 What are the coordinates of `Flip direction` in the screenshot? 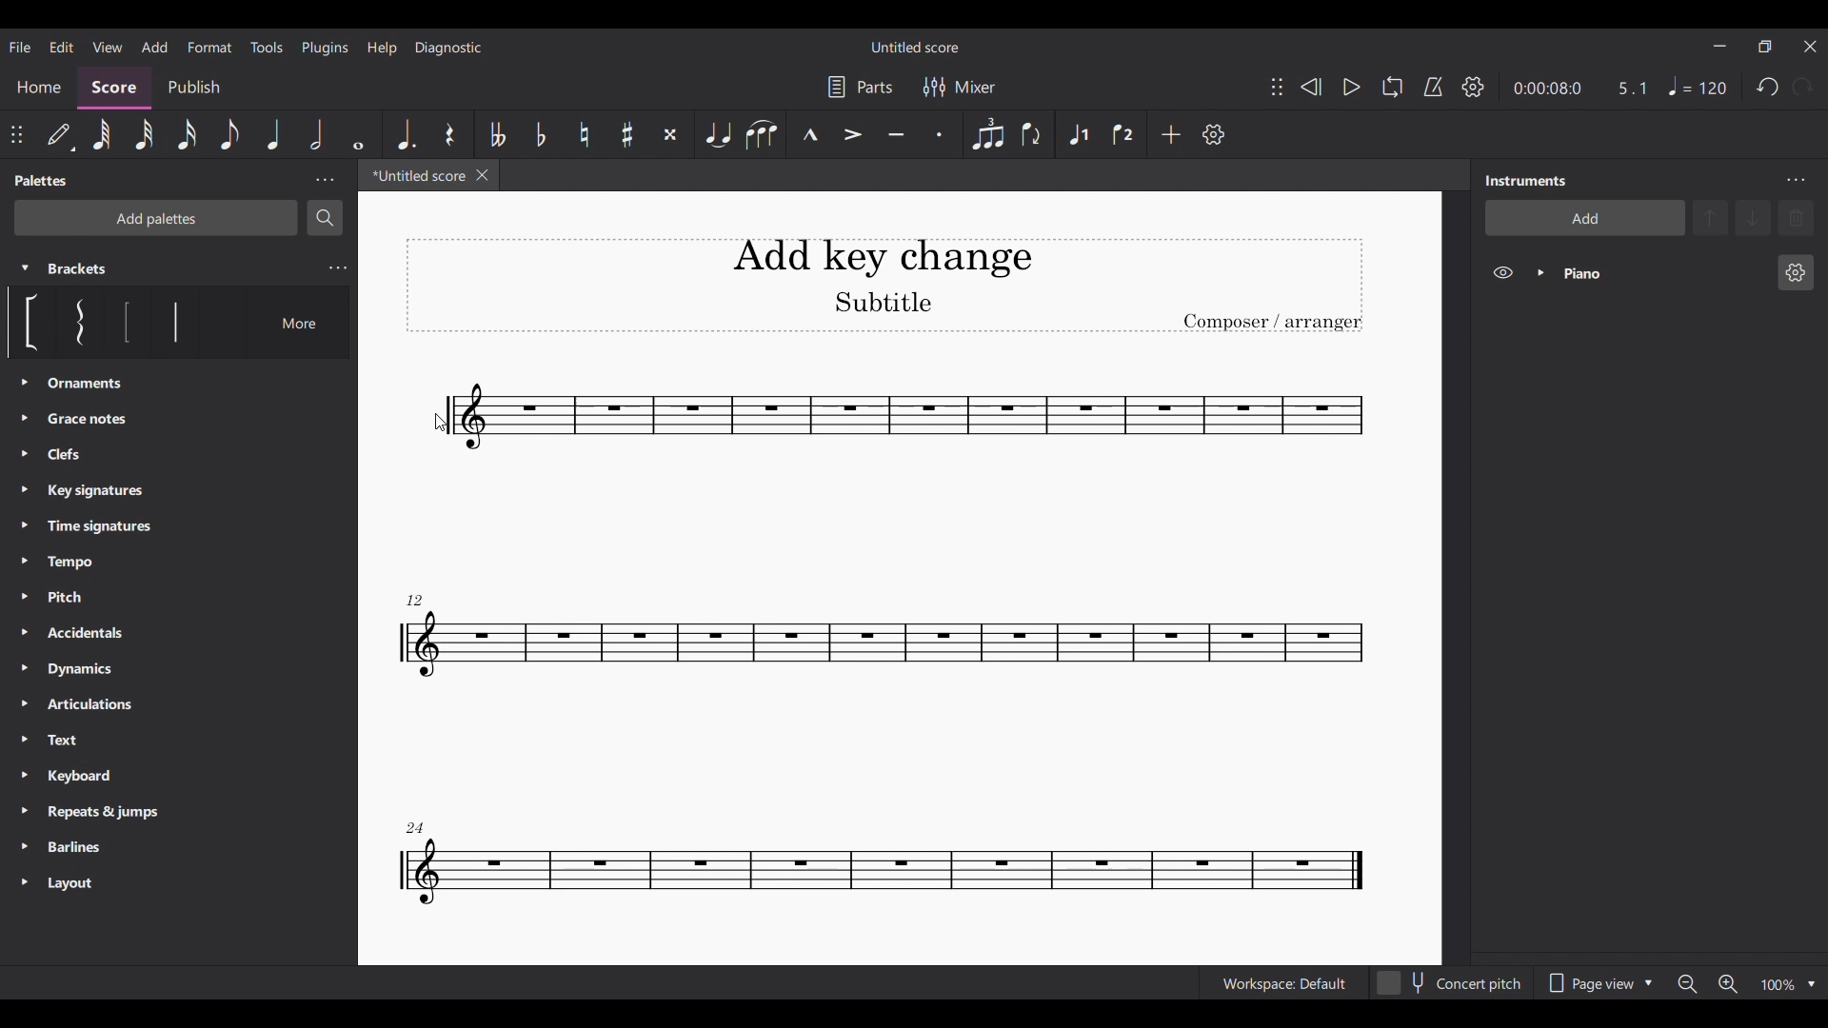 It's located at (1031, 134).